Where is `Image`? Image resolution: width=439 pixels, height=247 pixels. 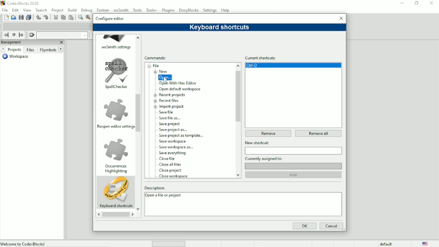
Image is located at coordinates (117, 148).